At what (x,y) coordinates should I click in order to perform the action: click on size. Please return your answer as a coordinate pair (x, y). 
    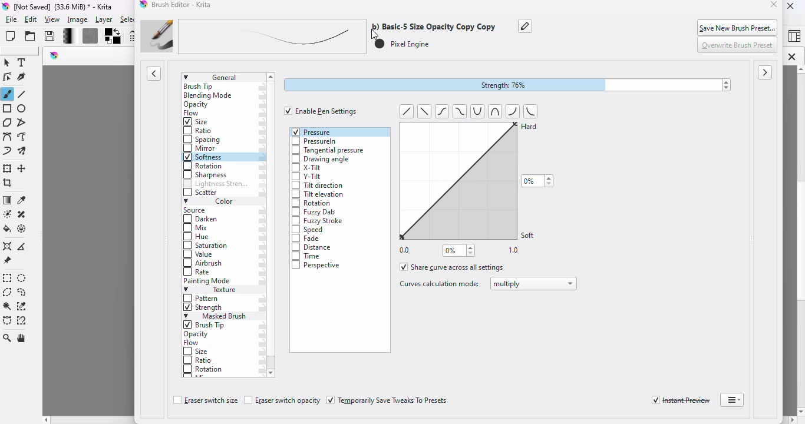
    Looking at the image, I should click on (197, 122).